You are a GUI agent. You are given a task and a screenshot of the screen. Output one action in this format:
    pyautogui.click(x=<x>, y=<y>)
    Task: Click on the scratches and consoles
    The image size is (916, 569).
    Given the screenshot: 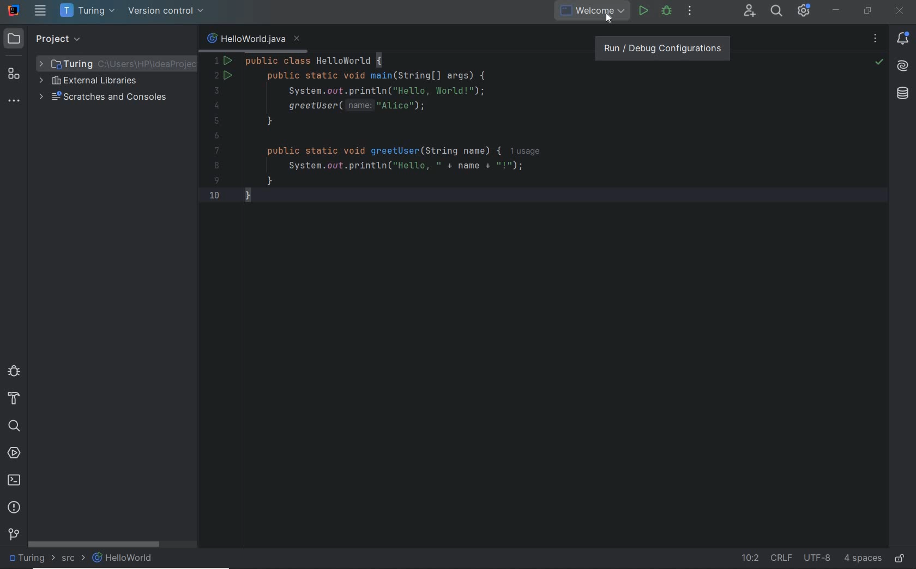 What is the action you would take?
    pyautogui.click(x=103, y=98)
    